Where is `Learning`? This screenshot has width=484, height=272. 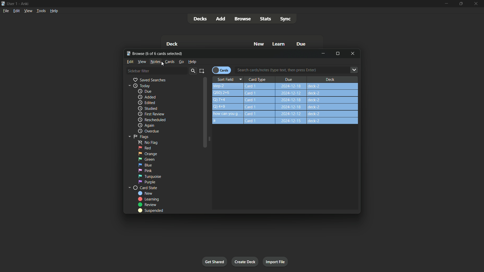 Learning is located at coordinates (148, 199).